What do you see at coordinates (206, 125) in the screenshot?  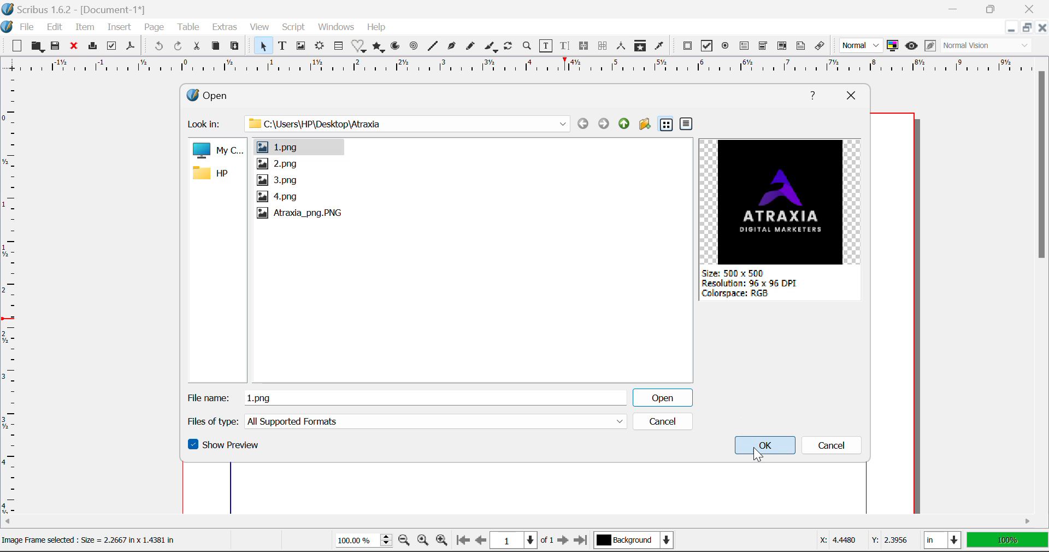 I see `Look in:` at bounding box center [206, 125].